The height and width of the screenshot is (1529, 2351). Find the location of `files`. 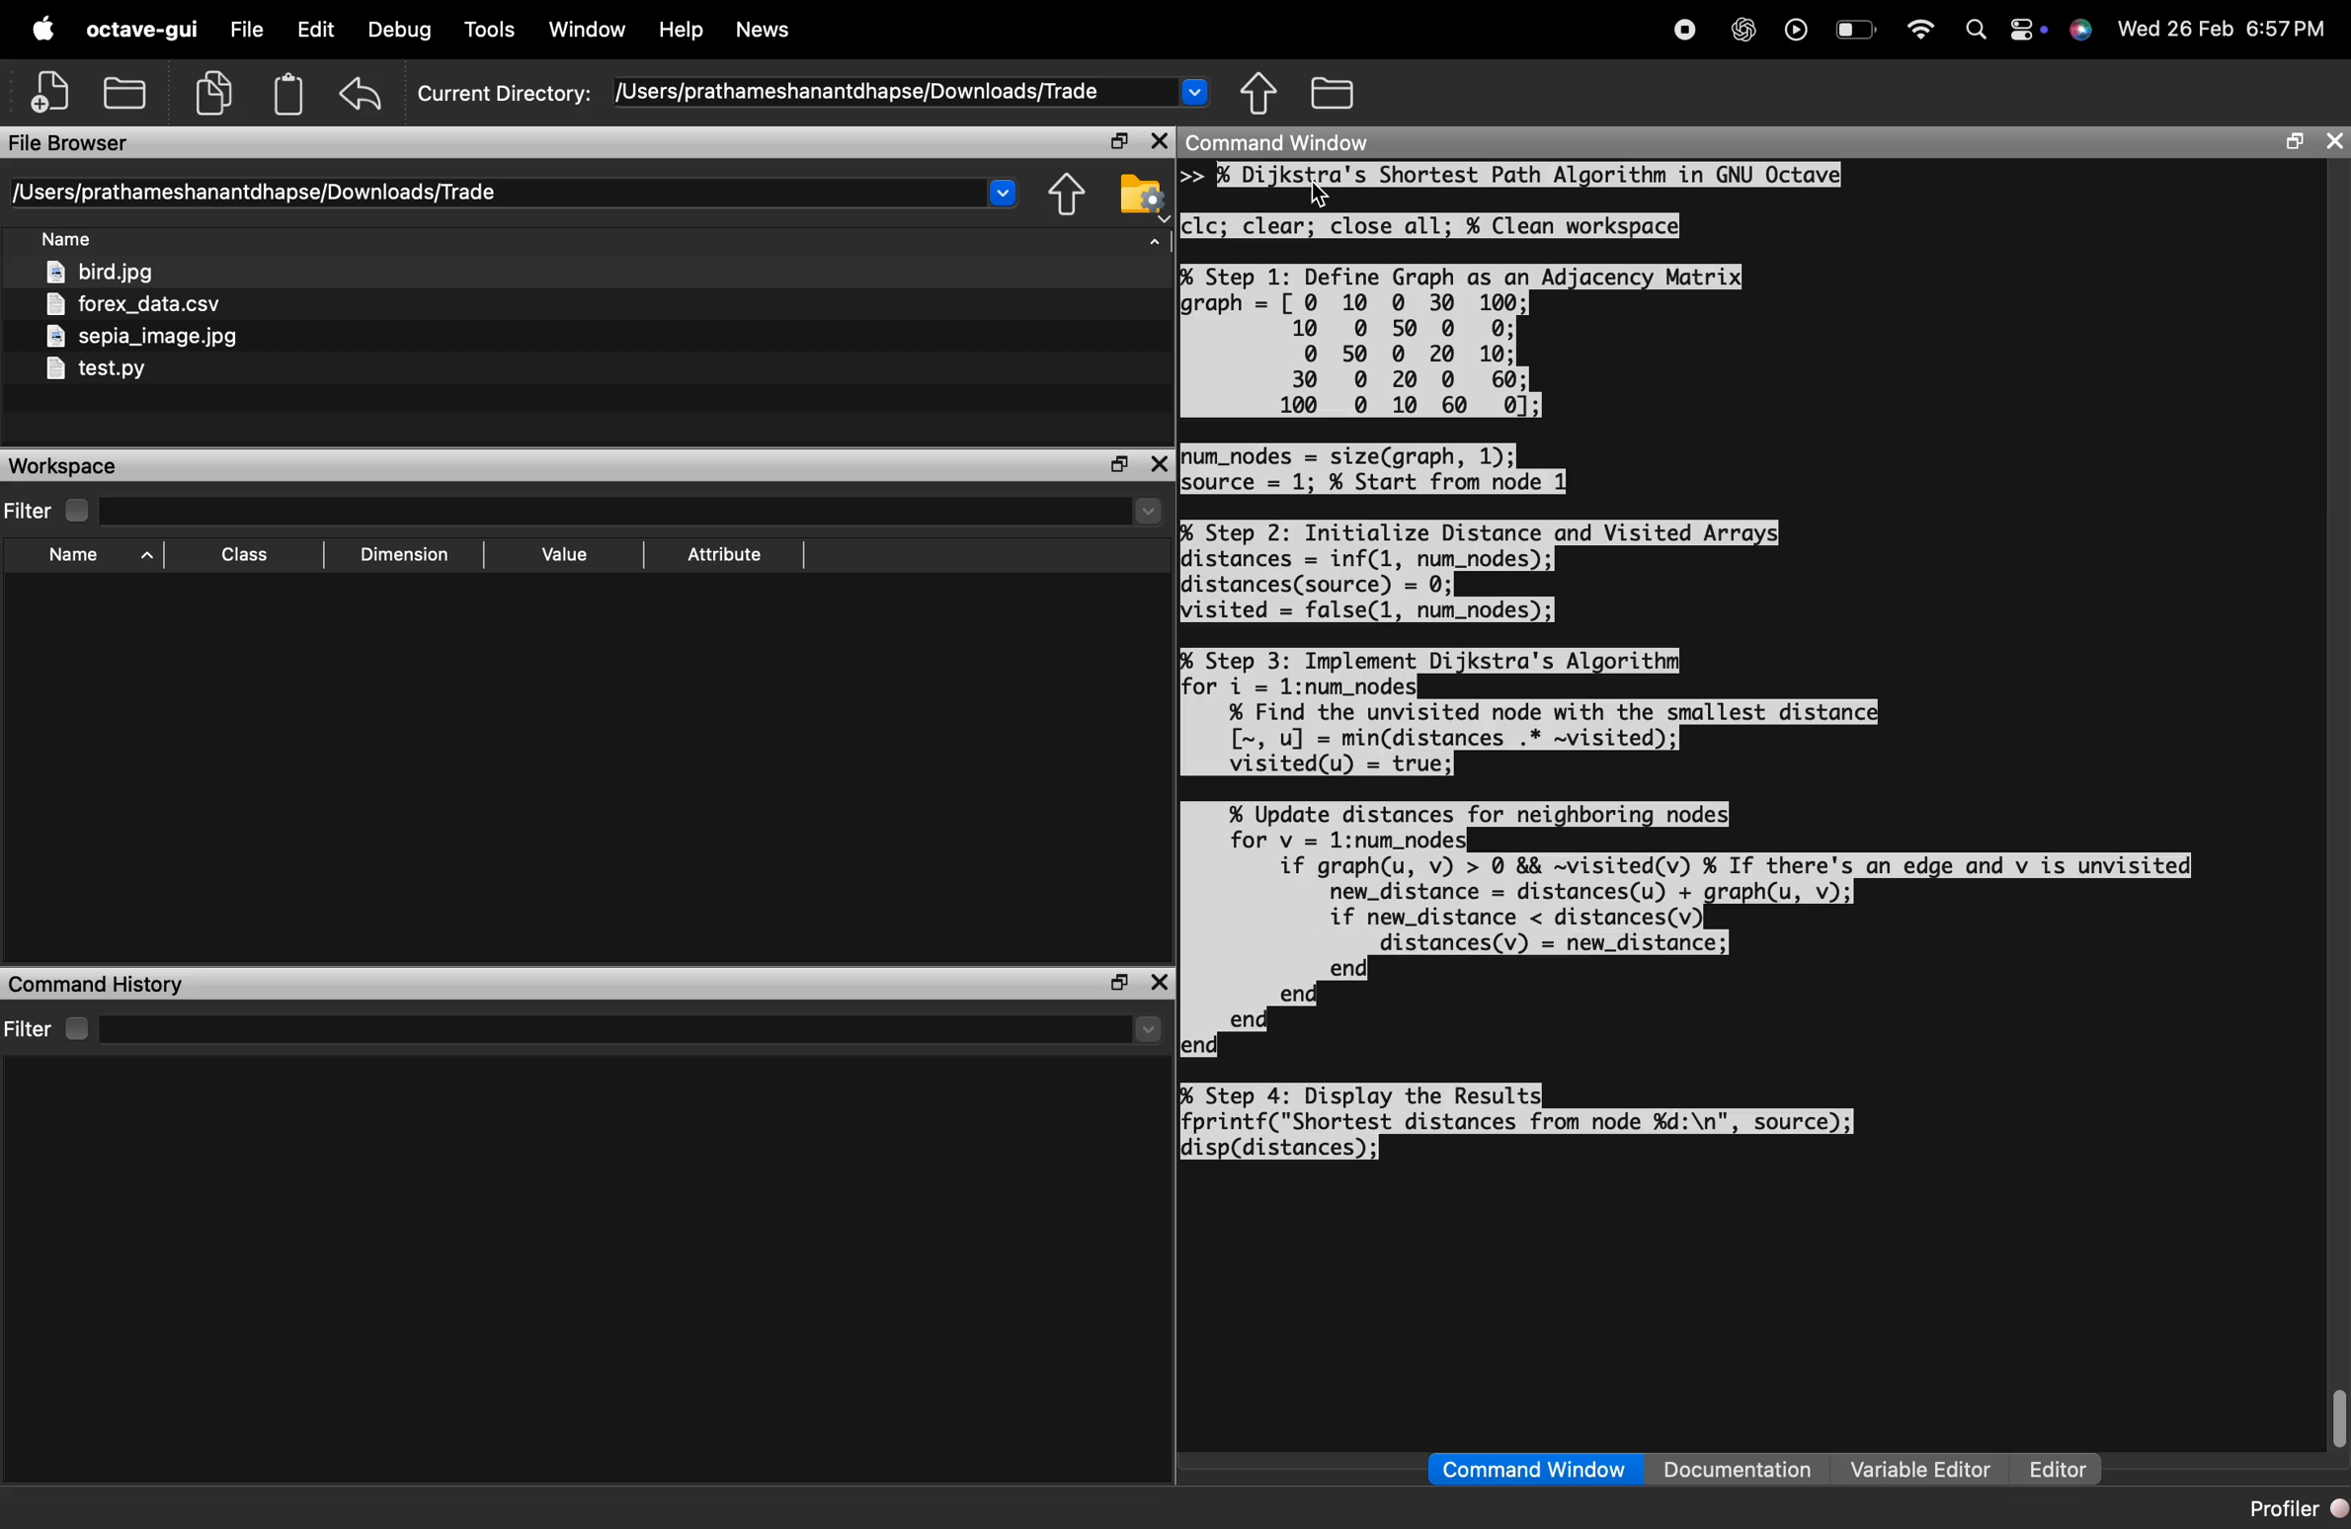

files is located at coordinates (145, 324).